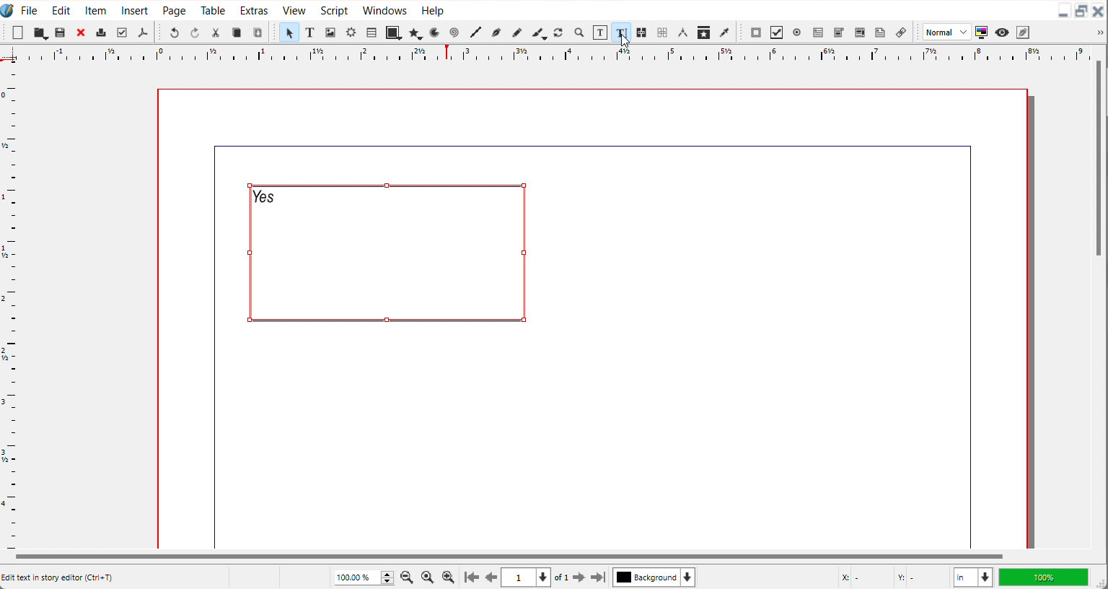 The width and height of the screenshot is (1108, 589). What do you see at coordinates (82, 32) in the screenshot?
I see `Close` at bounding box center [82, 32].